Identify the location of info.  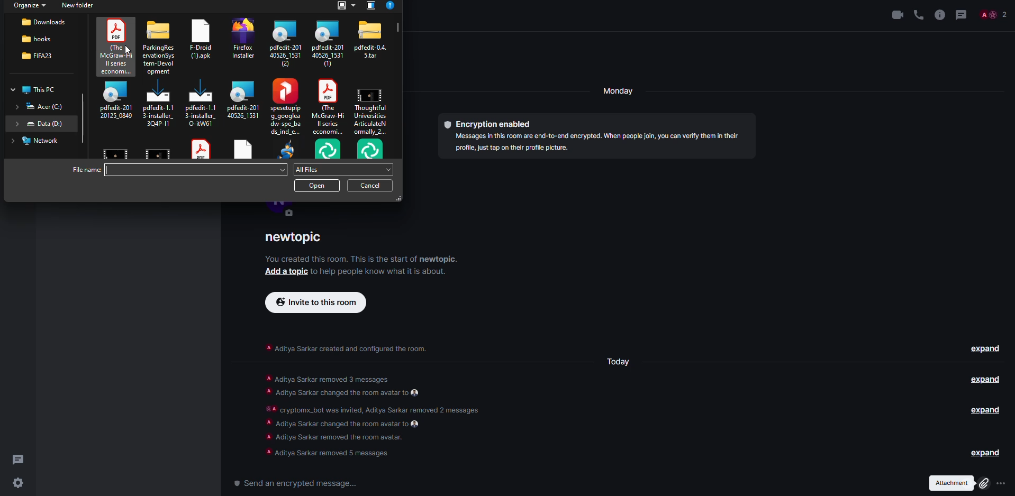
(384, 273).